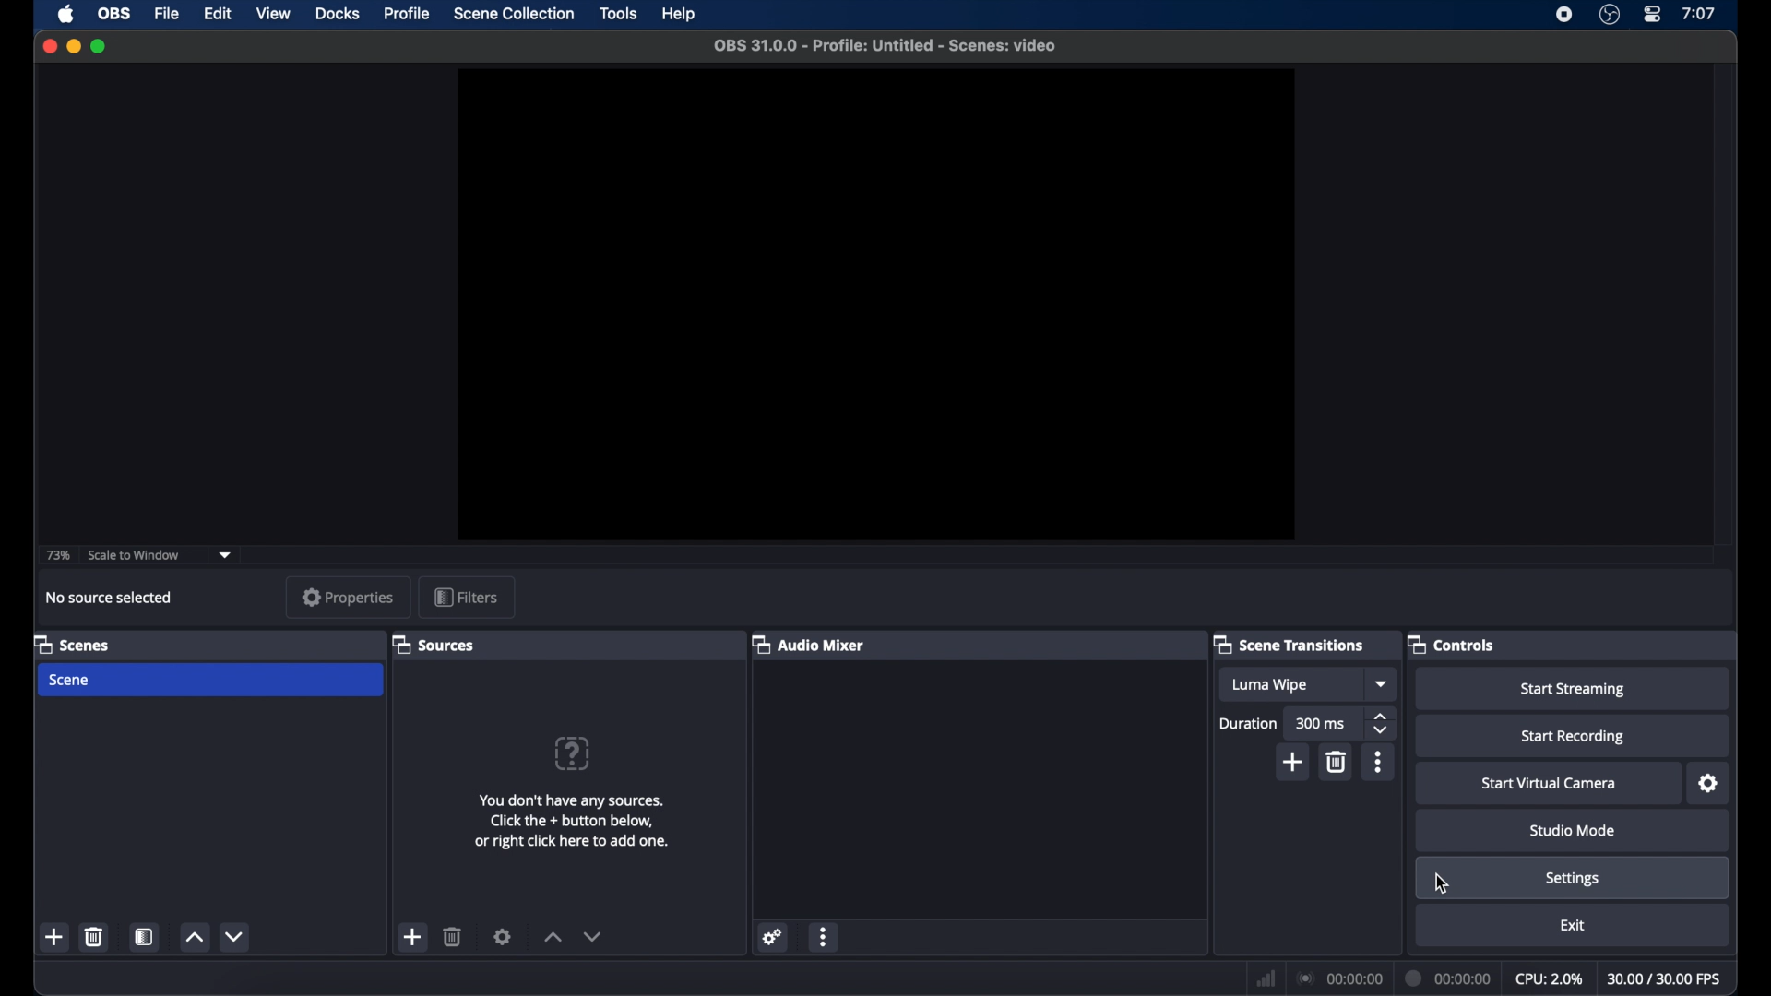 The width and height of the screenshot is (1771, 996). Describe the element at coordinates (465, 597) in the screenshot. I see `filters` at that location.